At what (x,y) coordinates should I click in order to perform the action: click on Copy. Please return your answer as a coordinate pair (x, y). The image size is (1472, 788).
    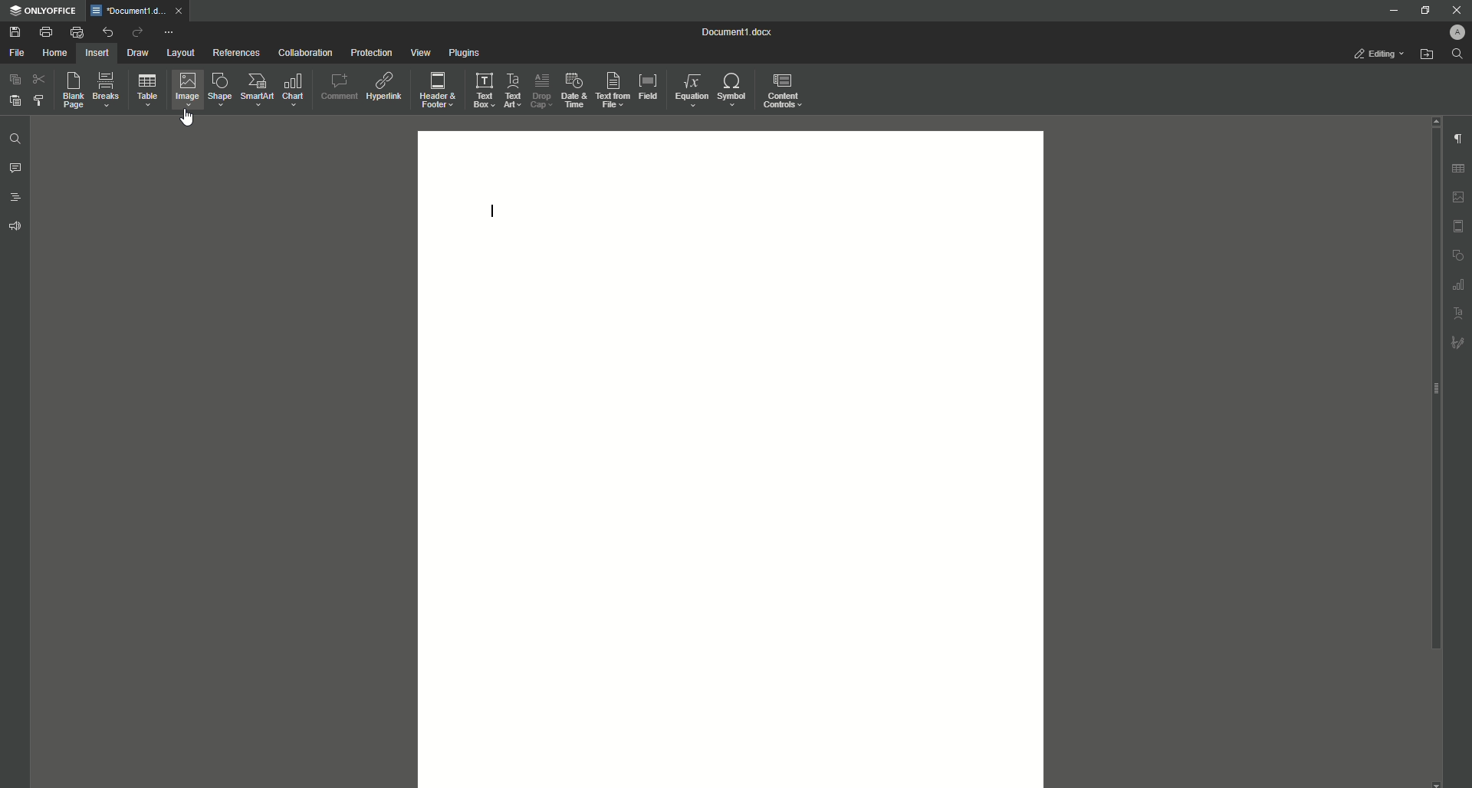
    Looking at the image, I should click on (16, 78).